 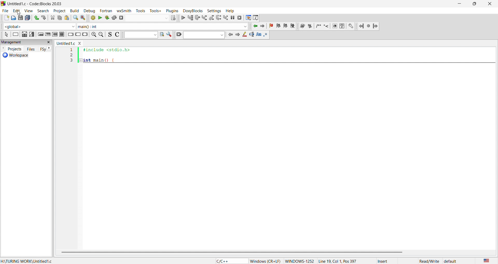 I want to click on tools, so click(x=142, y=11).